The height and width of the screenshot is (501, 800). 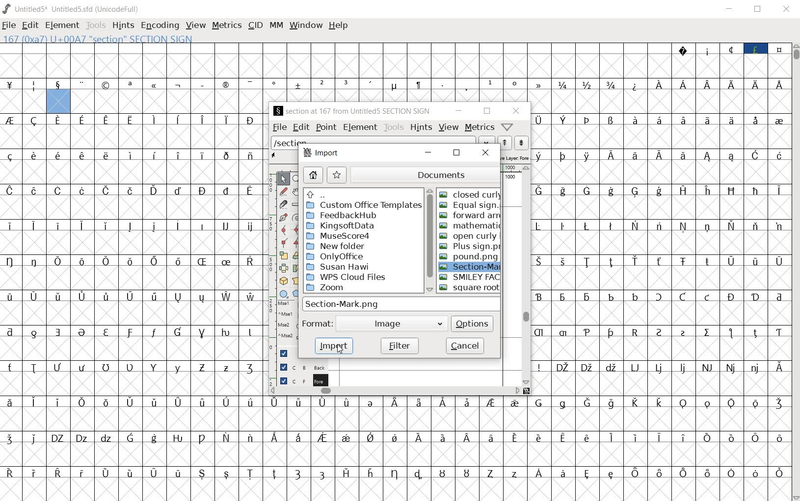 I want to click on FORWARD ARR., so click(x=470, y=216).